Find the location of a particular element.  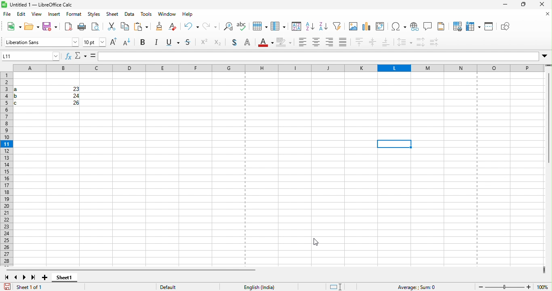

center vertically is located at coordinates (373, 43).